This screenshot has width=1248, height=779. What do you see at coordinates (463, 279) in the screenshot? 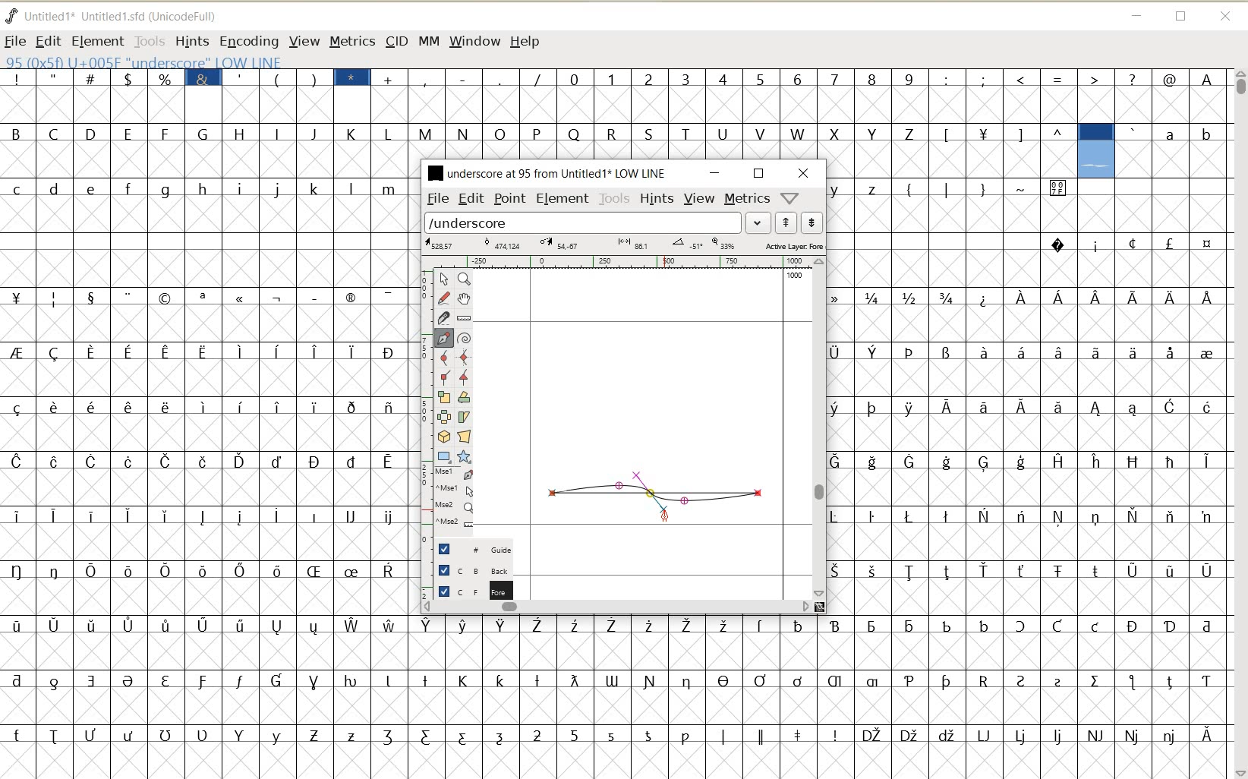
I see `Magnify` at bounding box center [463, 279].